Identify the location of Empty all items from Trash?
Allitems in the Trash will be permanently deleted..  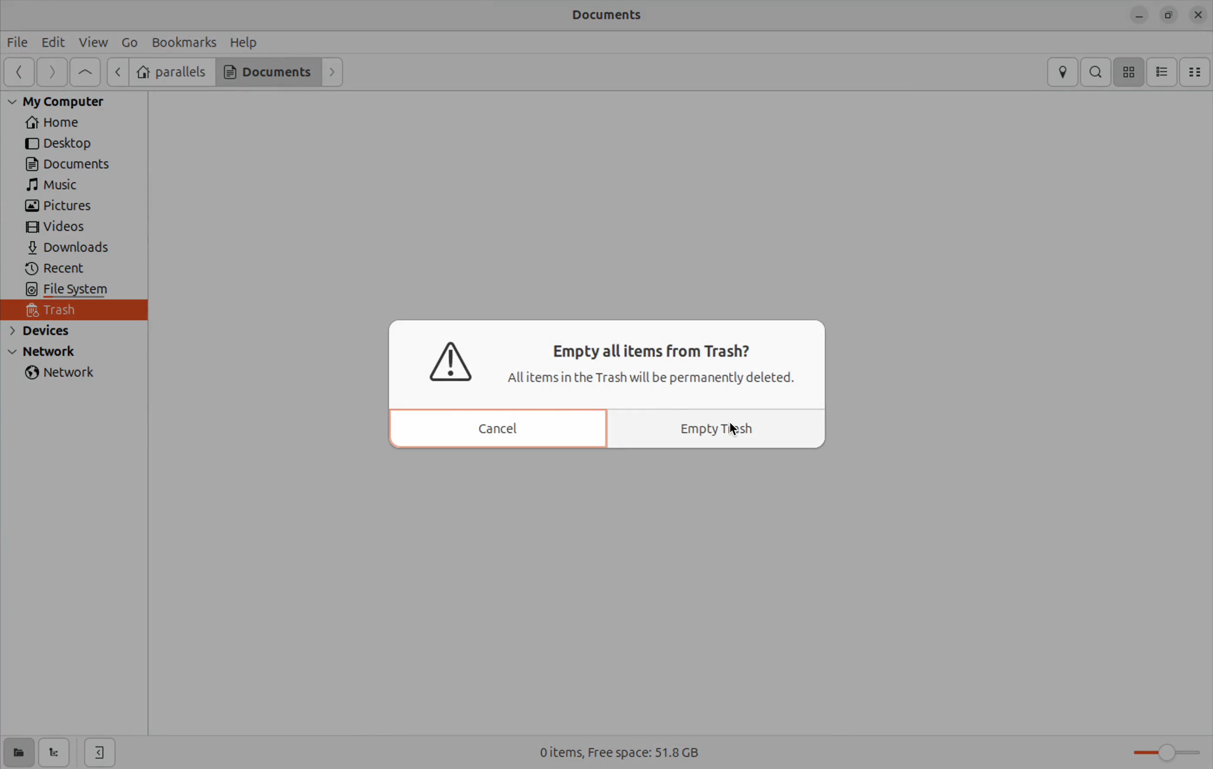
(660, 362).